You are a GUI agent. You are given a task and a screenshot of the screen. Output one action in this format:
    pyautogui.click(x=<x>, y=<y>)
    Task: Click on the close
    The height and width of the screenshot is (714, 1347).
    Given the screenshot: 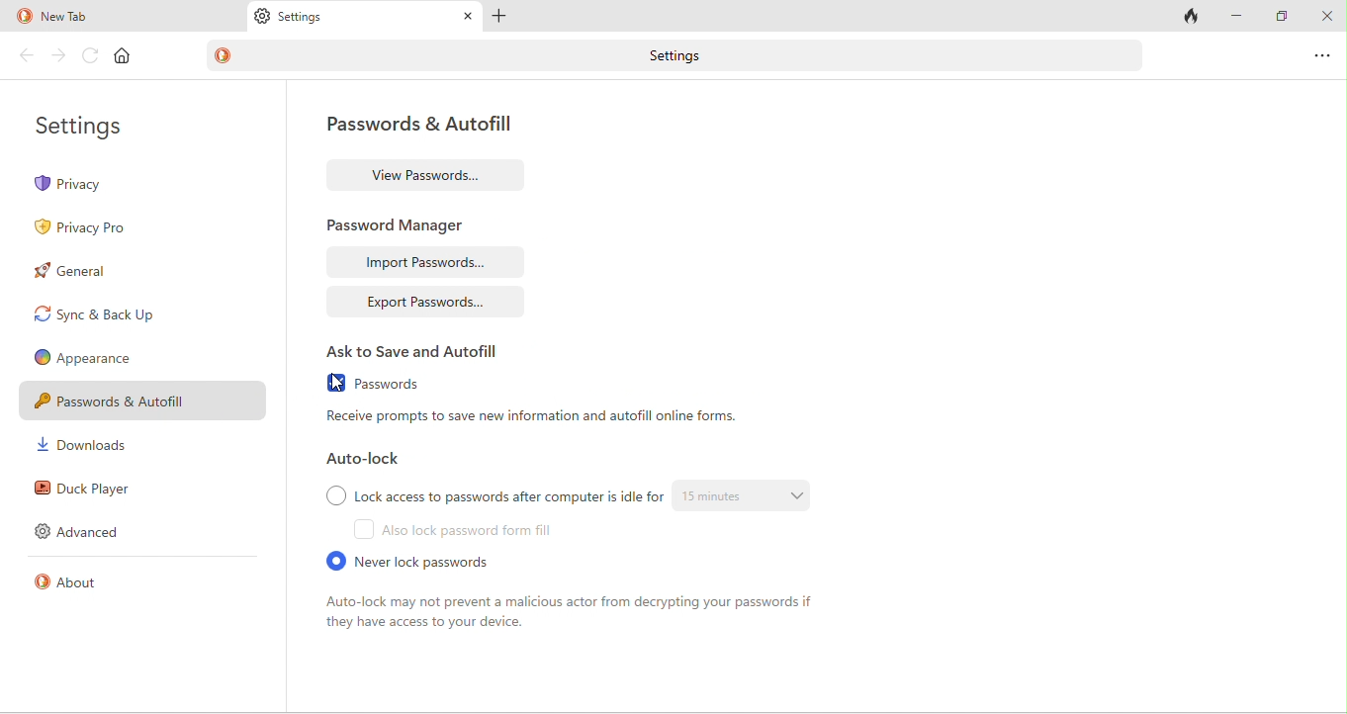 What is the action you would take?
    pyautogui.click(x=465, y=18)
    